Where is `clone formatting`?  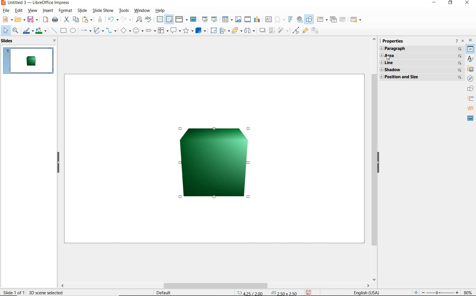 clone formatting is located at coordinates (100, 19).